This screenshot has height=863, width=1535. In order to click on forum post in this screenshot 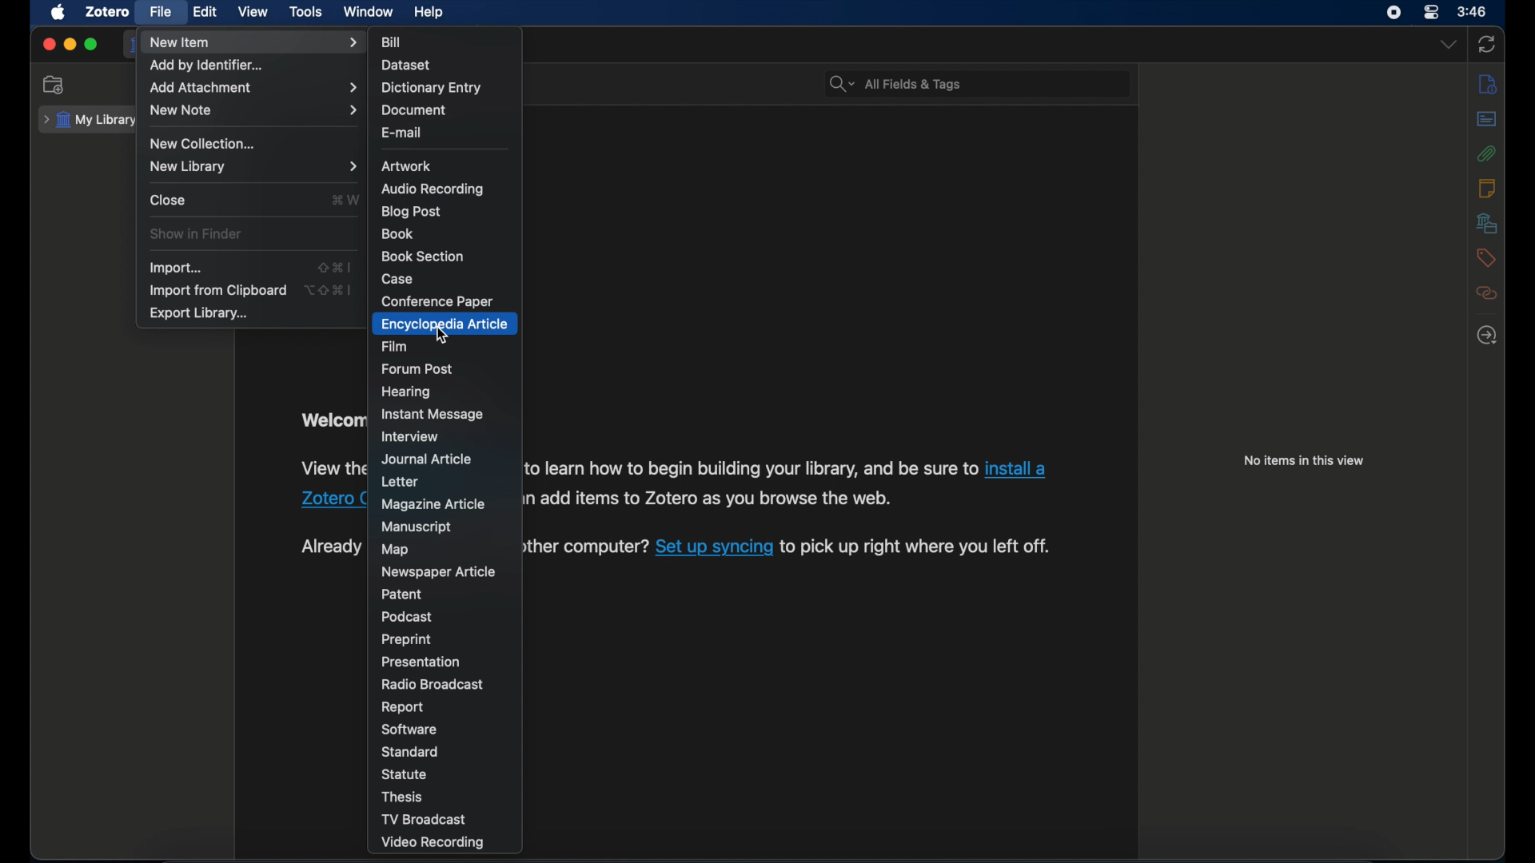, I will do `click(417, 369)`.